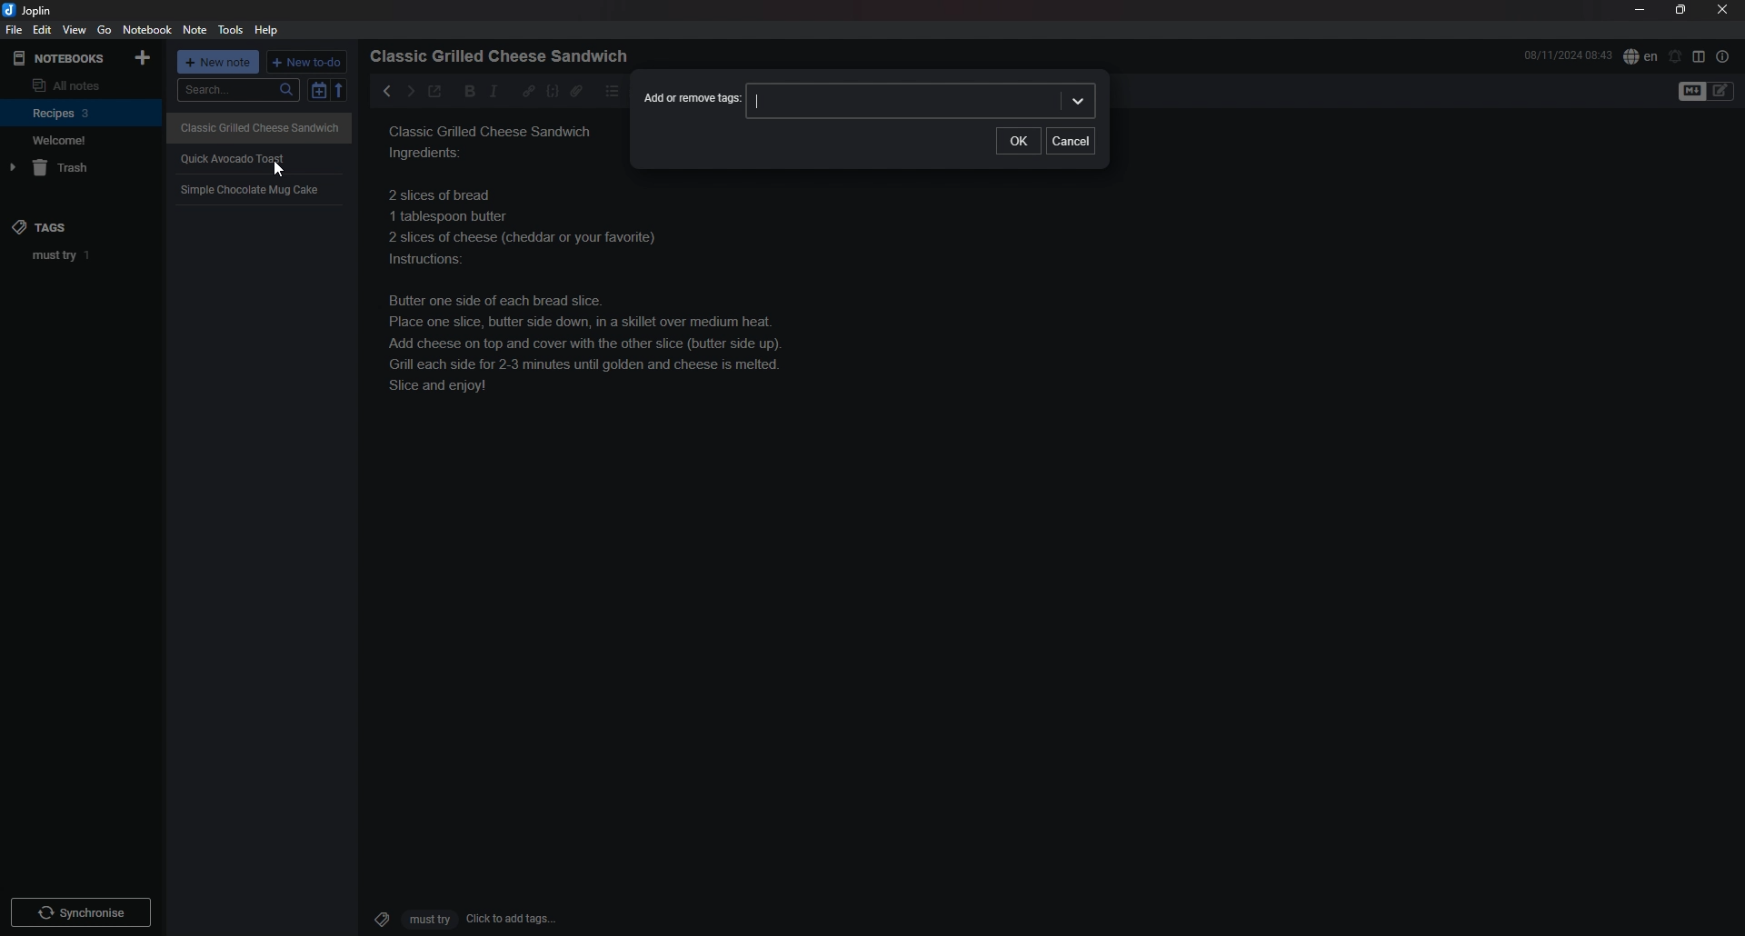 The height and width of the screenshot is (936, 1745). Describe the element at coordinates (78, 85) in the screenshot. I see `all notes` at that location.